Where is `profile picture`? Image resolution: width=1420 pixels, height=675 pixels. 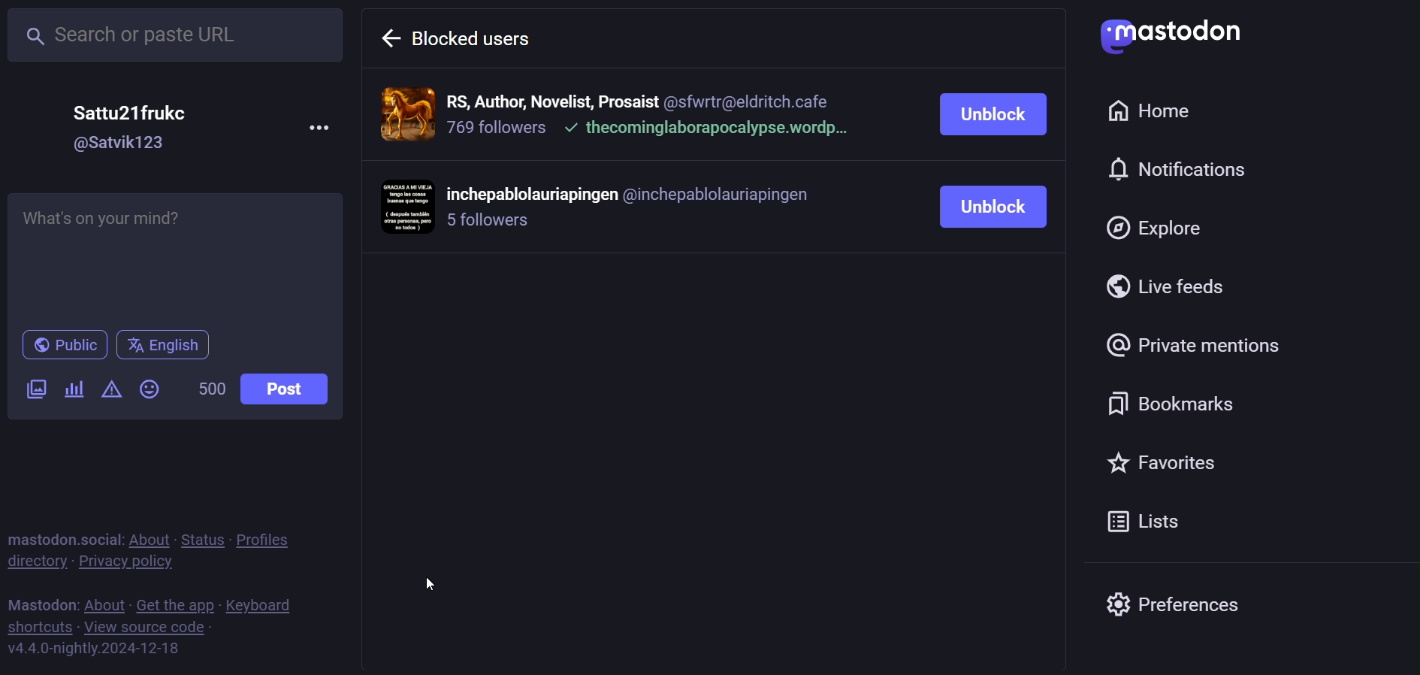
profile picture is located at coordinates (406, 207).